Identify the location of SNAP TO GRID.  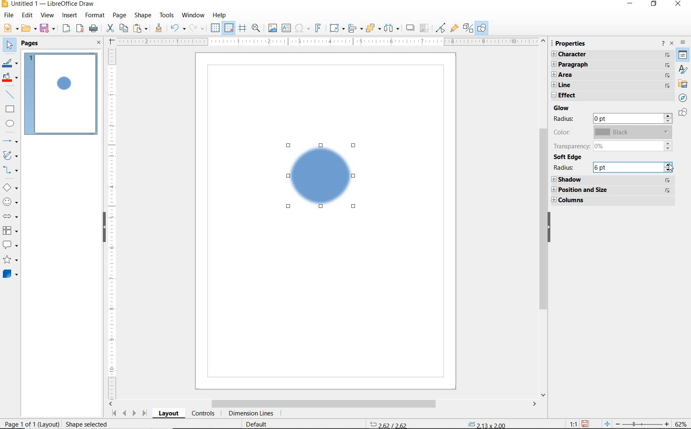
(230, 28).